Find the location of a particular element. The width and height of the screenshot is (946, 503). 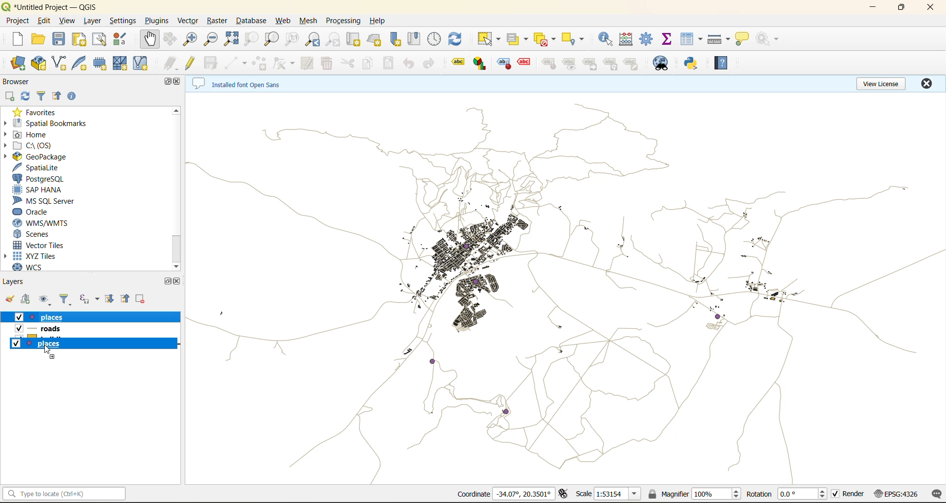

favorites is located at coordinates (38, 111).